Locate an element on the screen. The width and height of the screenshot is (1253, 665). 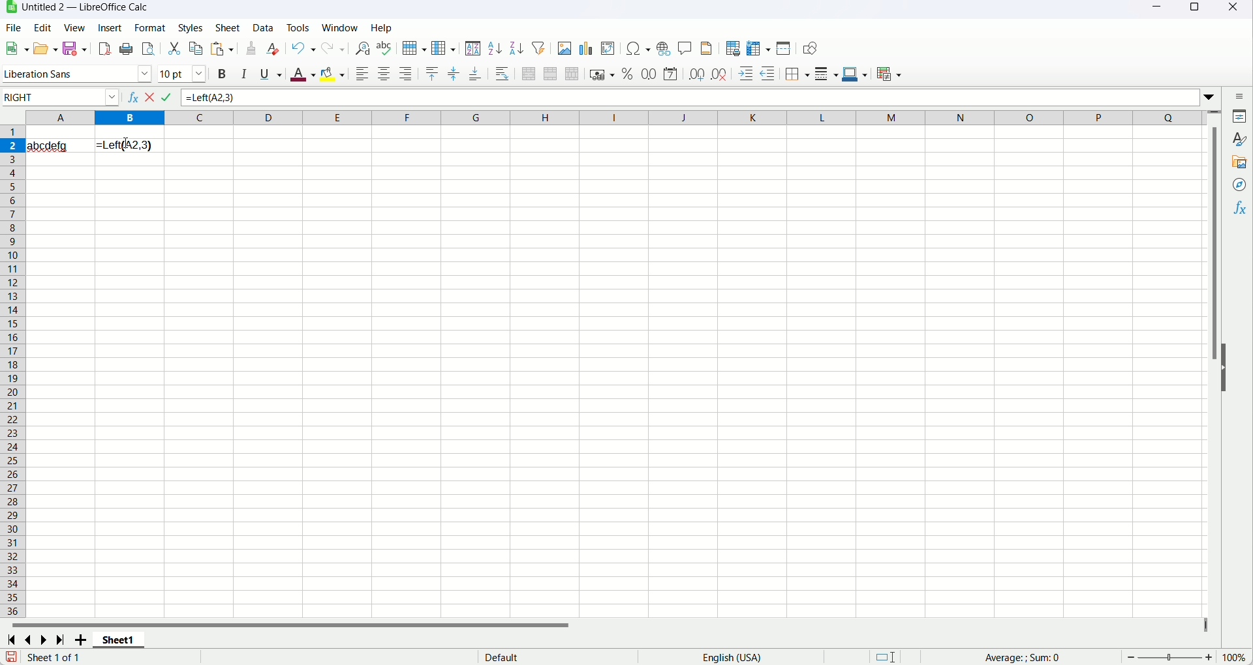
view is located at coordinates (75, 27).